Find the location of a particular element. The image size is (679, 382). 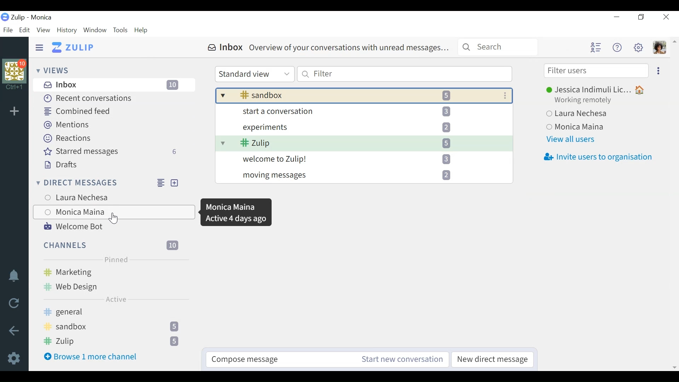

Restore is located at coordinates (641, 17).